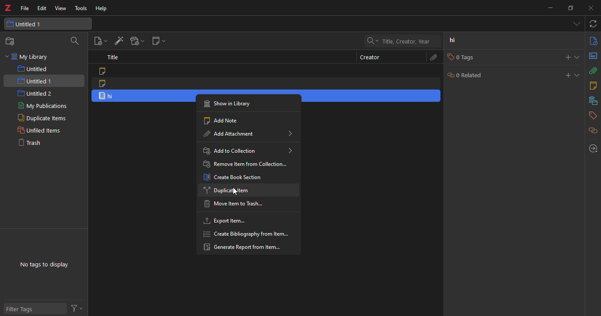 The height and width of the screenshot is (316, 601). Describe the element at coordinates (238, 177) in the screenshot. I see `create book section` at that location.